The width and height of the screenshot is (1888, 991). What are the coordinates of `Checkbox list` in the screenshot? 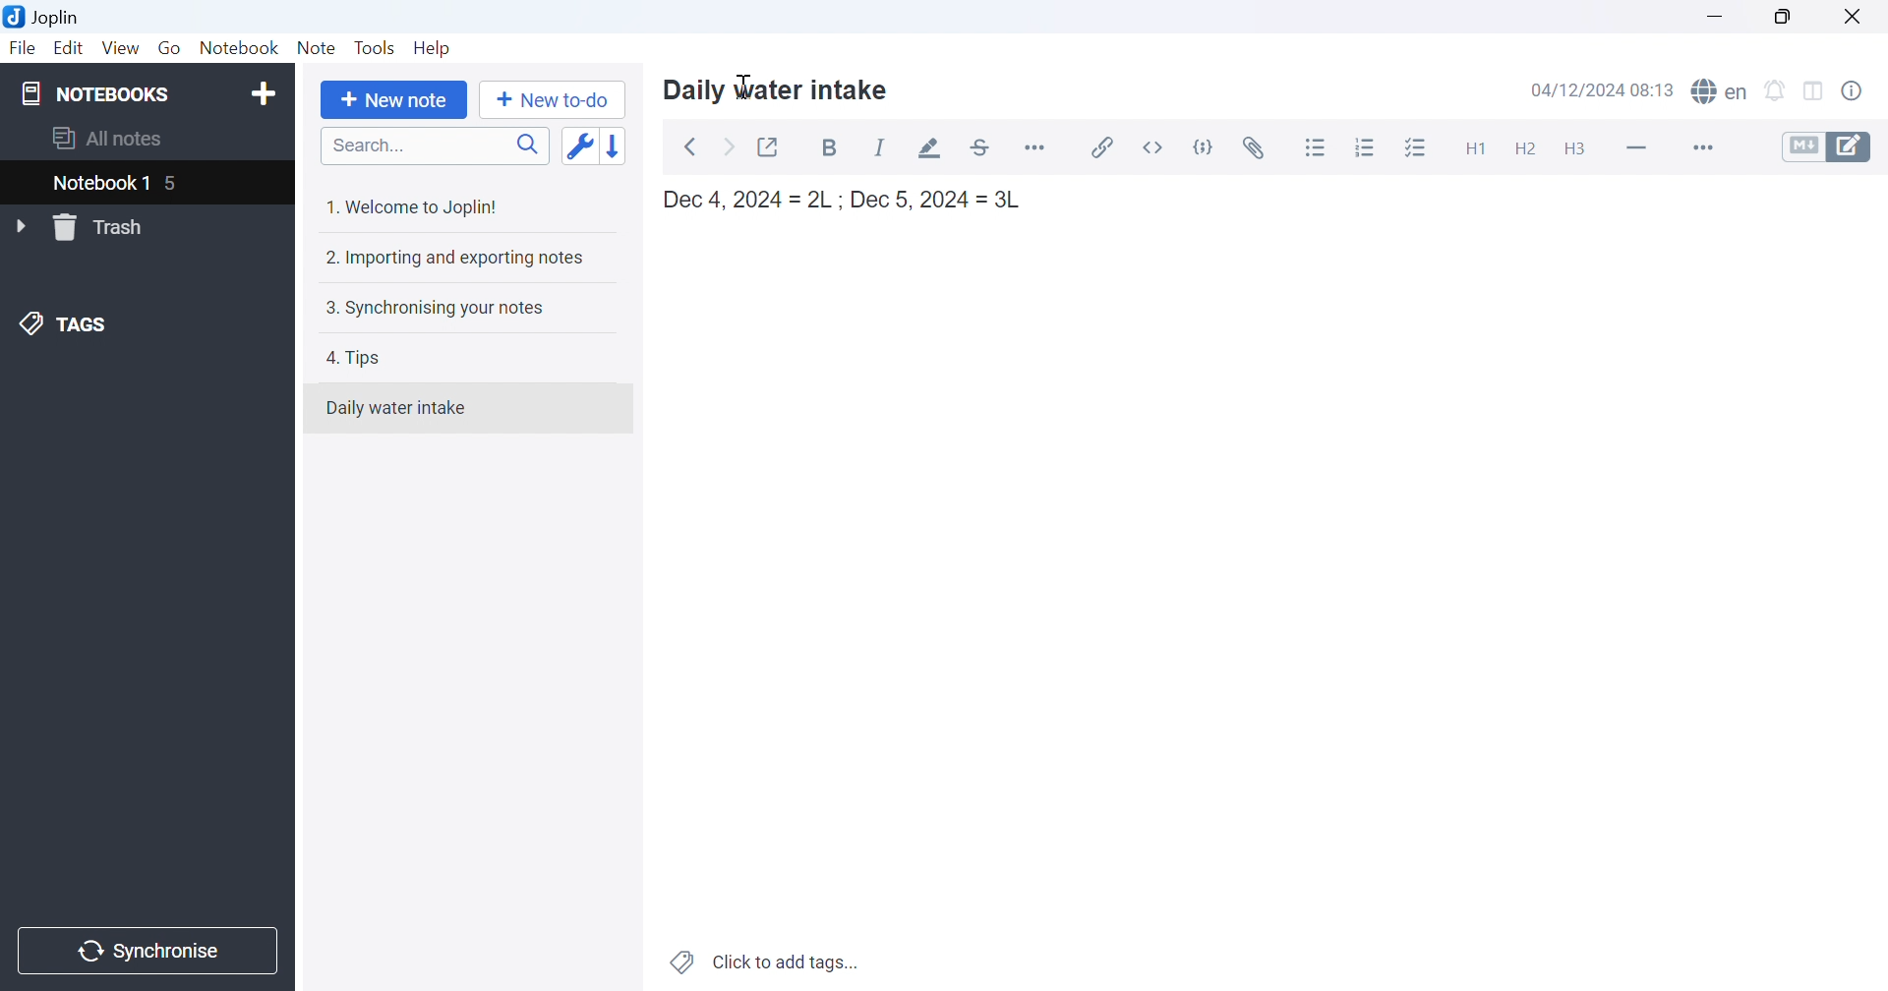 It's located at (1419, 148).